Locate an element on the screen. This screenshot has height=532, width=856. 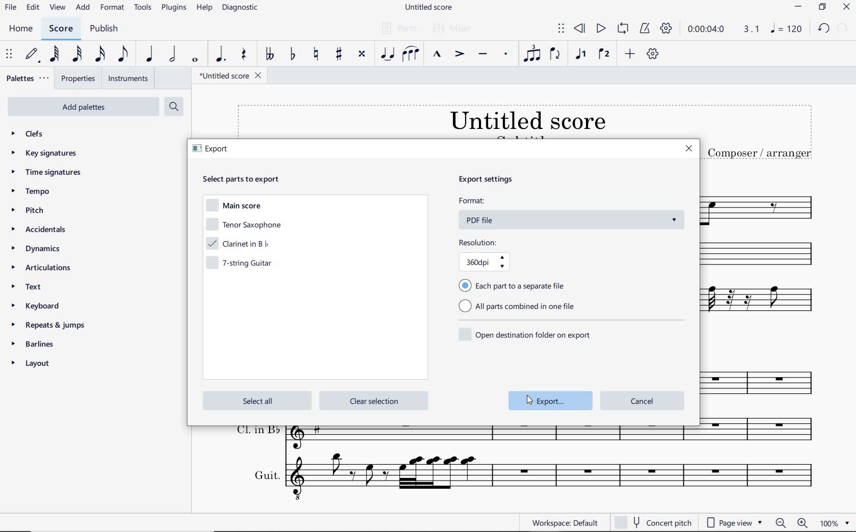
TOOLS is located at coordinates (143, 8).